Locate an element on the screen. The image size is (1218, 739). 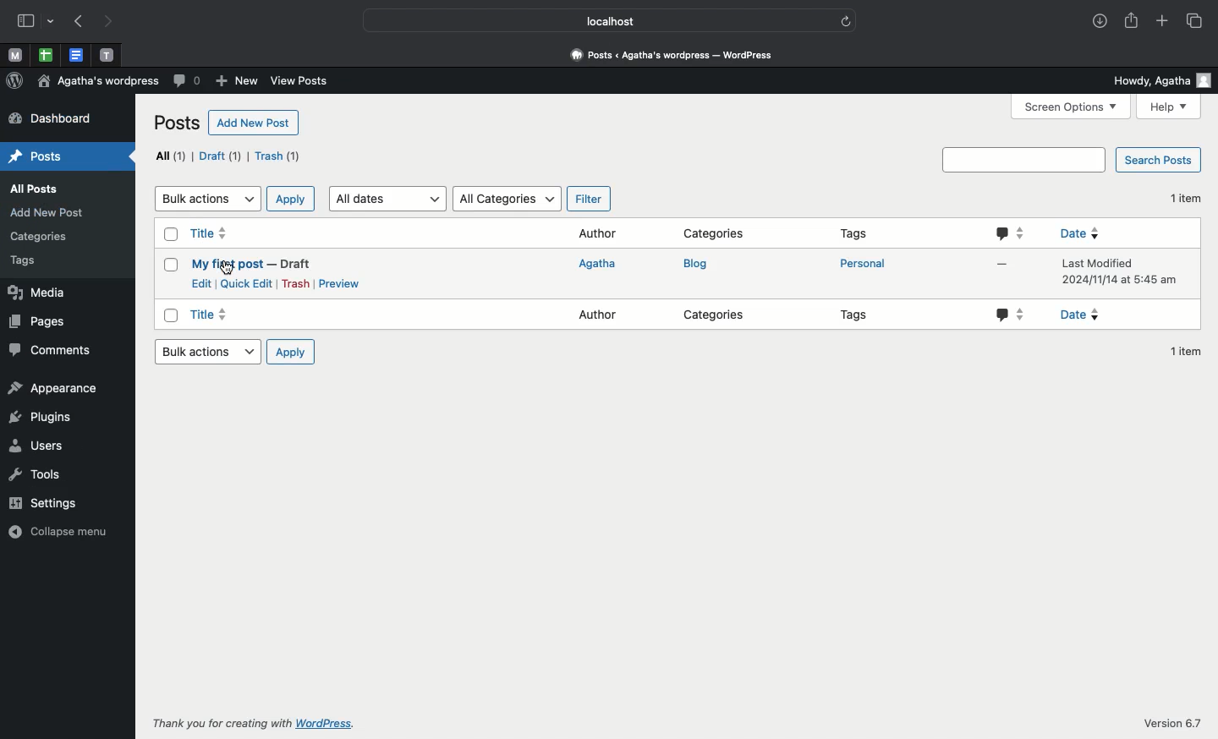
Posts is located at coordinates (174, 123).